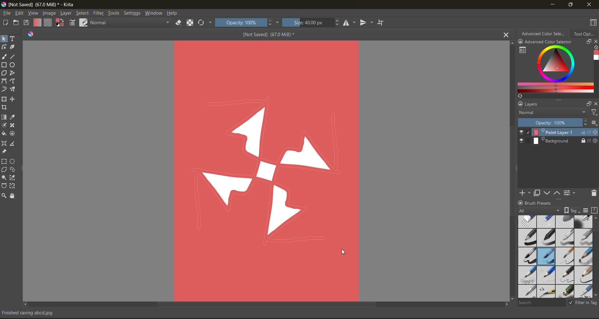 Image resolution: width=599 pixels, height=319 pixels. What do you see at coordinates (85, 22) in the screenshot?
I see `choose brush preset` at bounding box center [85, 22].